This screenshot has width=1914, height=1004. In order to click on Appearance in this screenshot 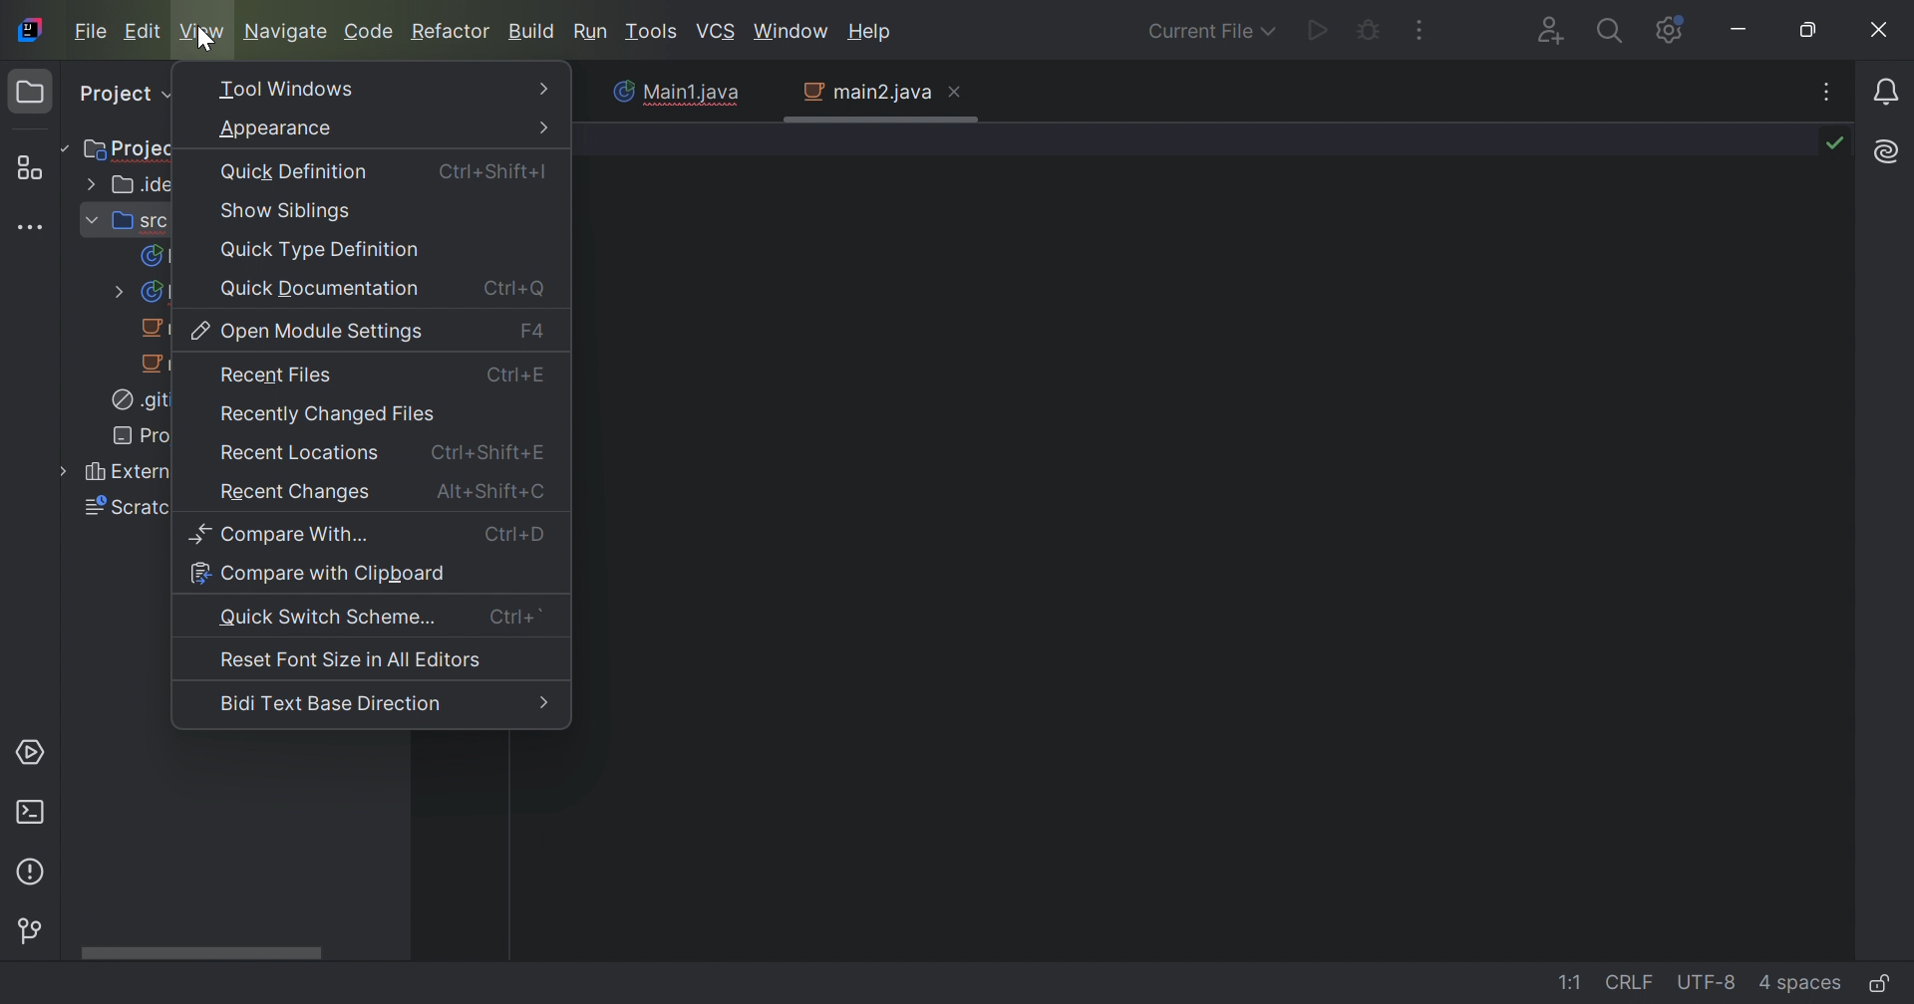, I will do `click(276, 129)`.